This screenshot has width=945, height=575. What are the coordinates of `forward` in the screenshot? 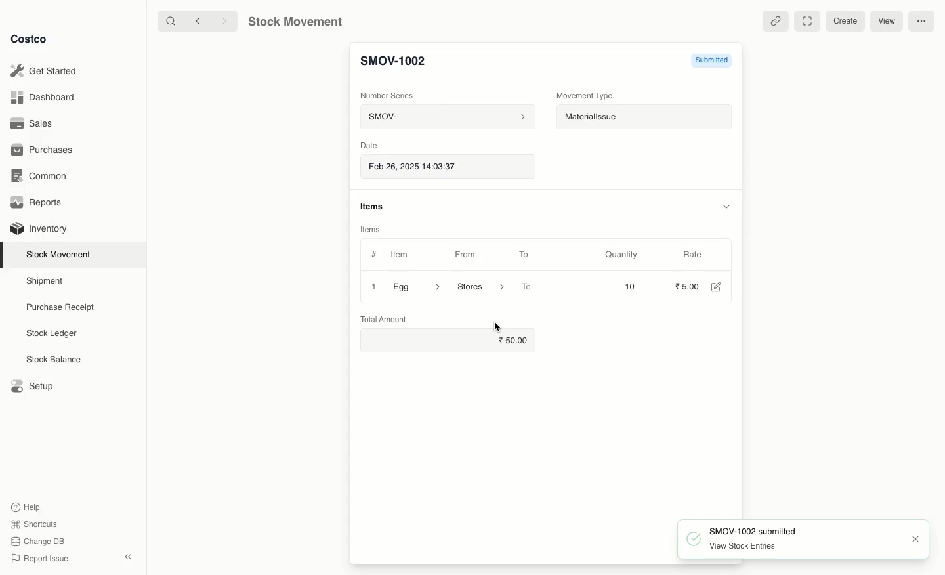 It's located at (221, 20).